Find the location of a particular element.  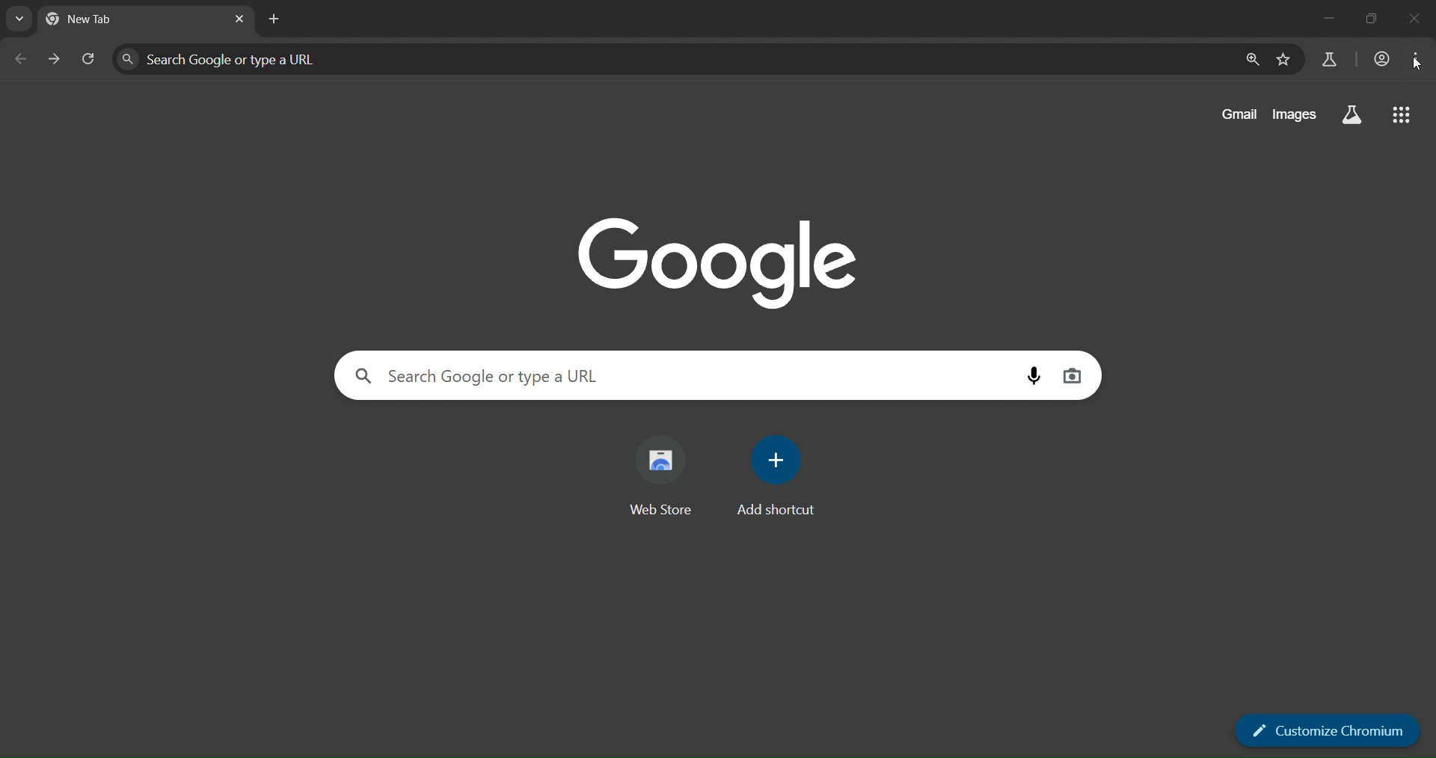

voice search is located at coordinates (1037, 377).